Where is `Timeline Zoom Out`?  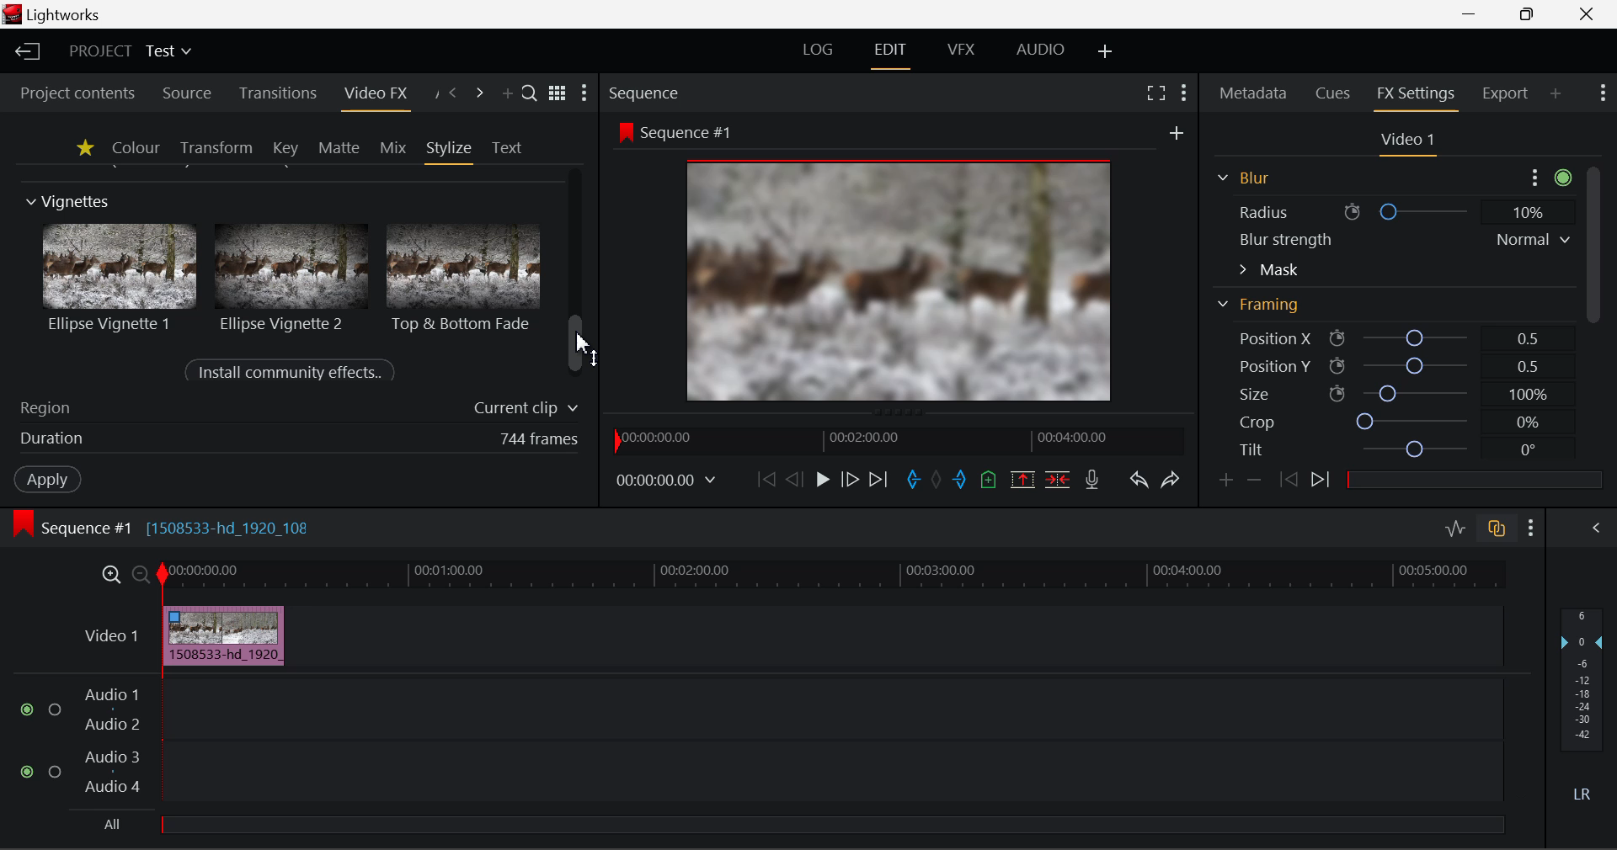
Timeline Zoom Out is located at coordinates (140, 573).